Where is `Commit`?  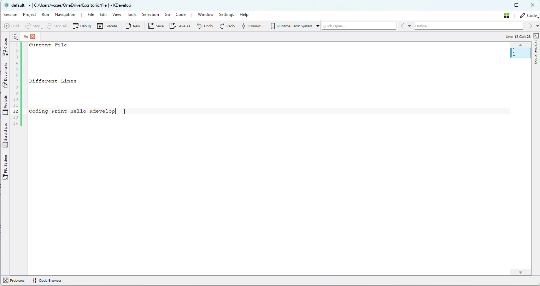
Commit is located at coordinates (252, 26).